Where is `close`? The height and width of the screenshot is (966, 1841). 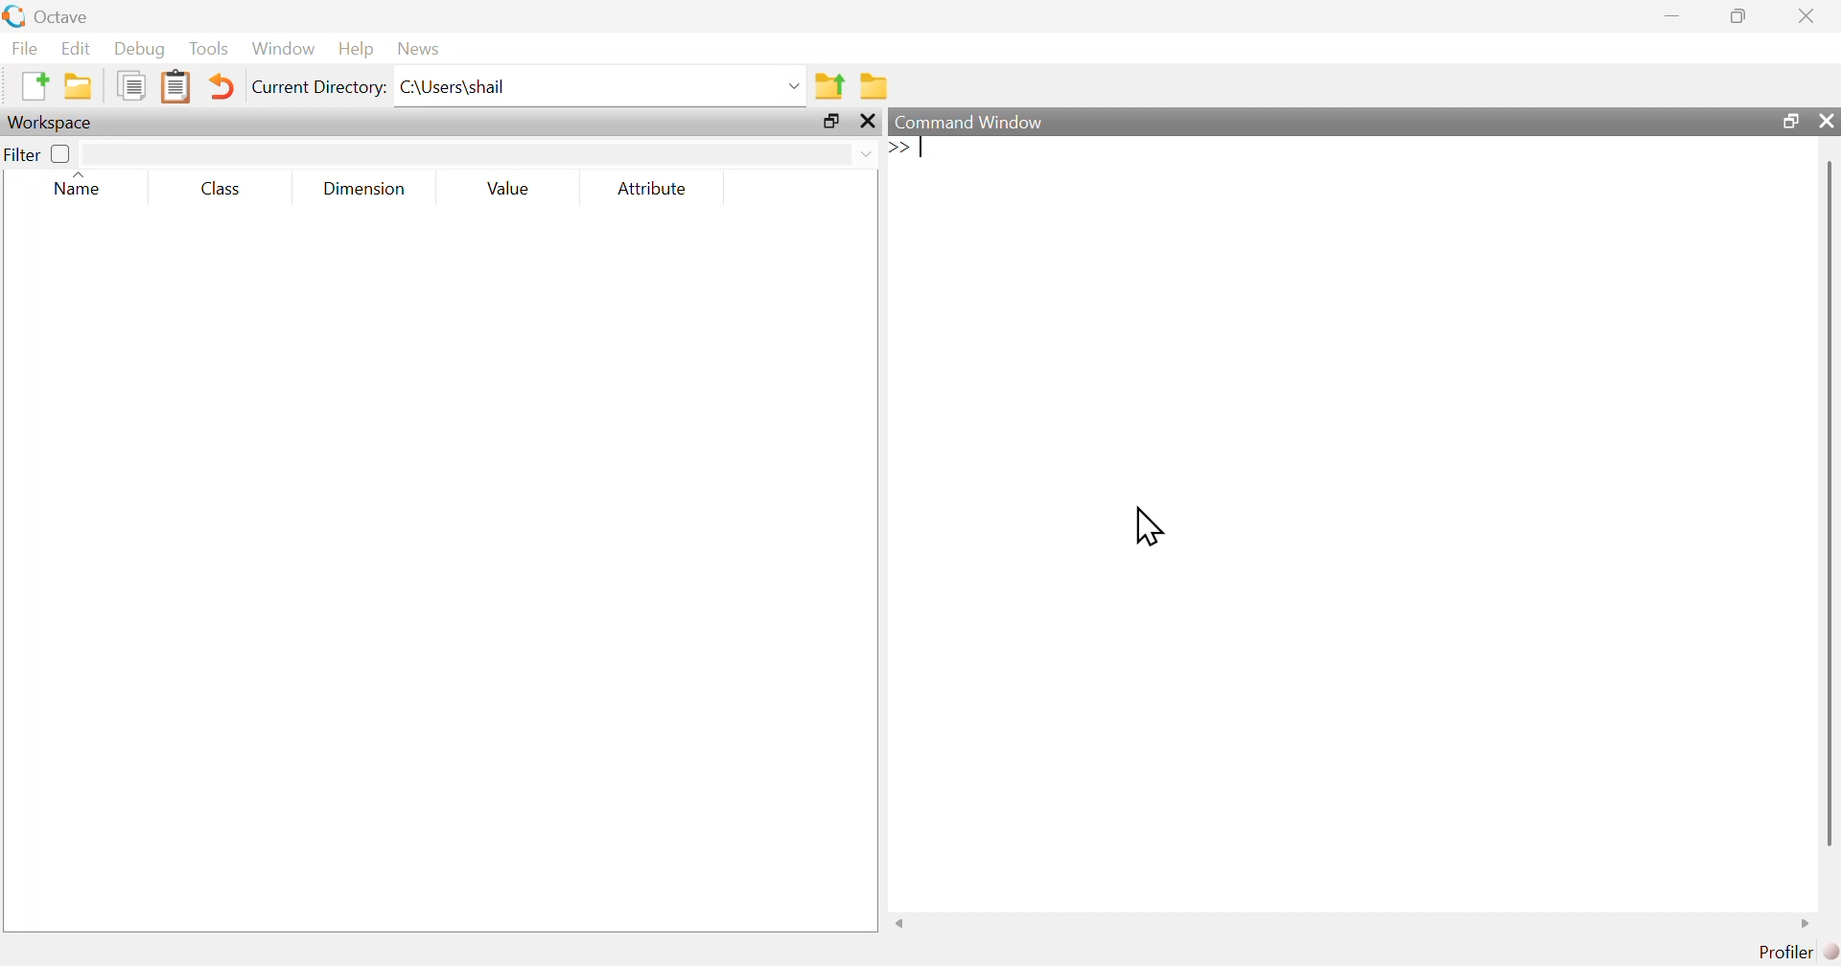
close is located at coordinates (1806, 16).